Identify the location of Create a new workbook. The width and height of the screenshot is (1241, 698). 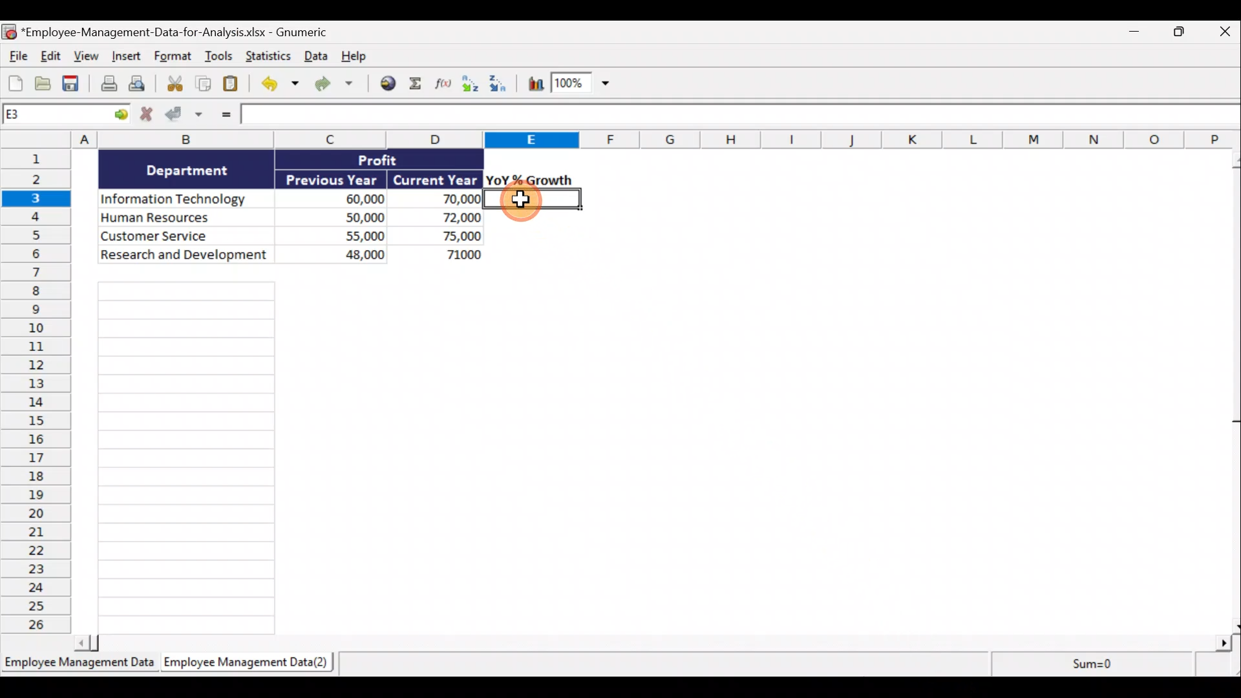
(16, 81).